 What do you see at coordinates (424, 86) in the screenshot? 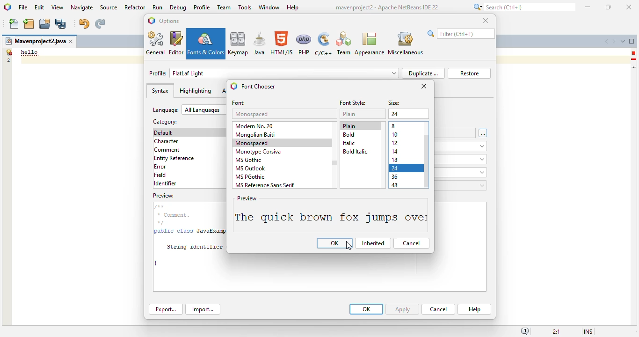
I see `close` at bounding box center [424, 86].